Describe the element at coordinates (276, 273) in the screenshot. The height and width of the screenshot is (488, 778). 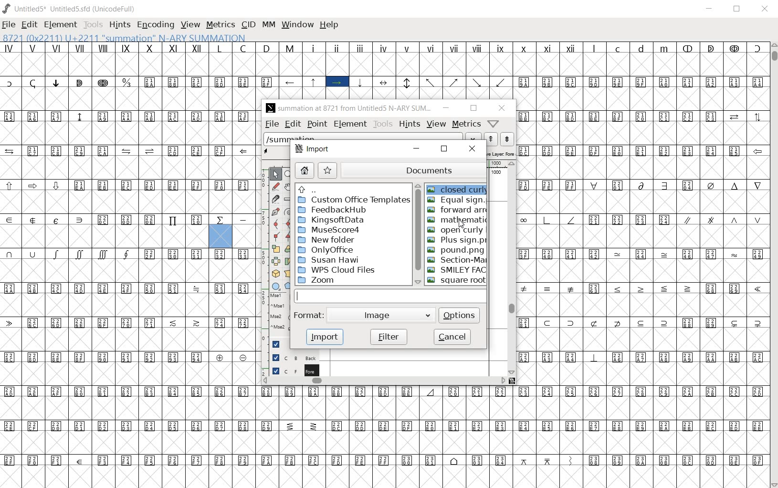
I see `rotate the selection in 3D and project back to plane` at that location.